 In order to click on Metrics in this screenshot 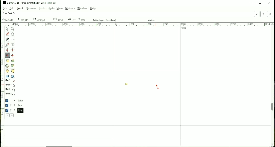, I will do `click(70, 8)`.